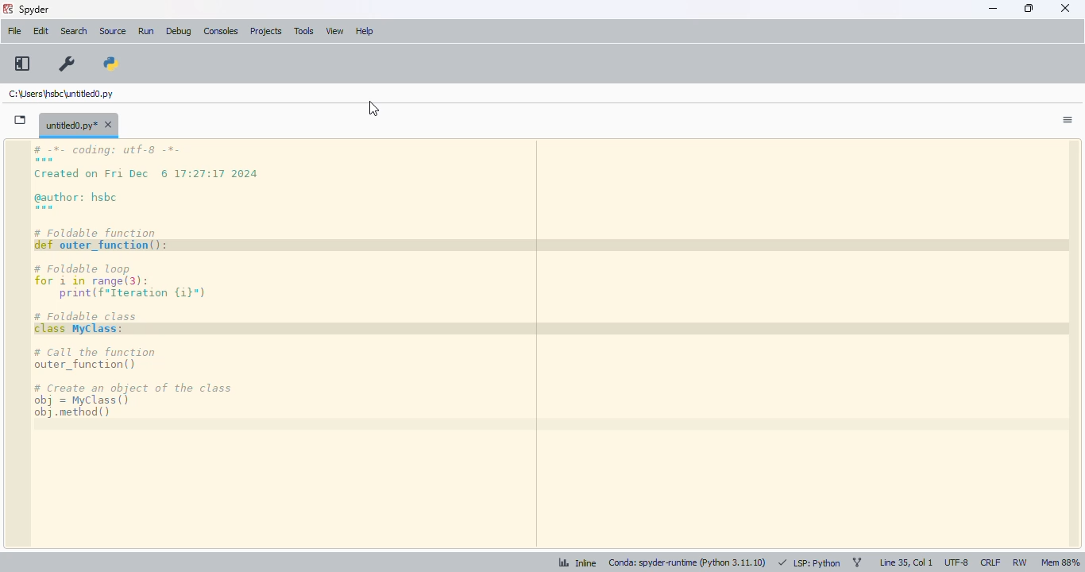  I want to click on LSP: Python, so click(809, 562).